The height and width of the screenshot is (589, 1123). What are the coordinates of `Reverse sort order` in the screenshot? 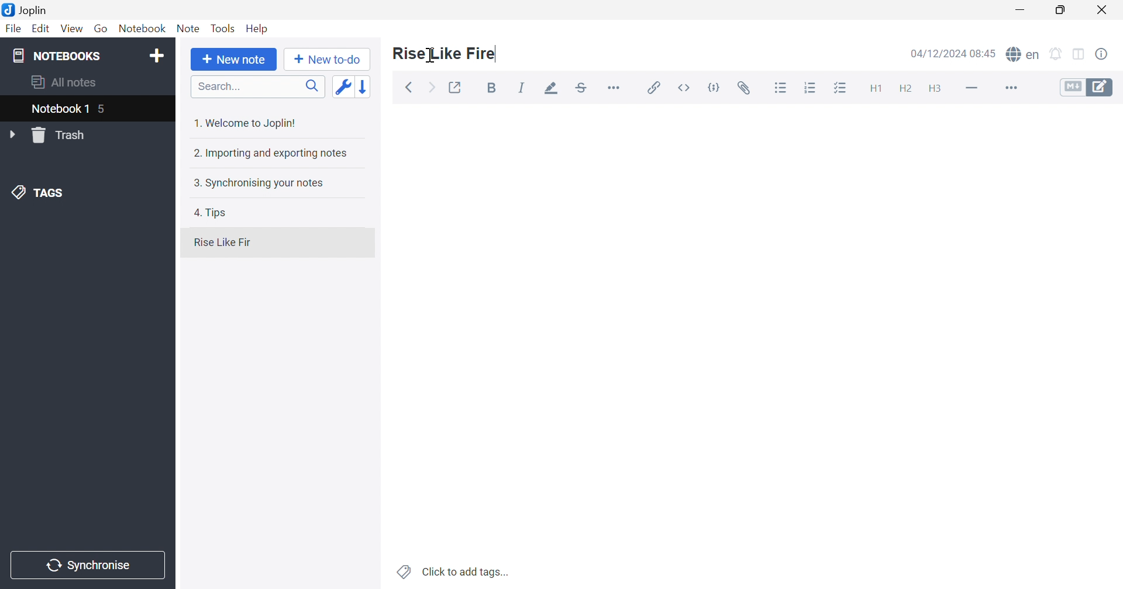 It's located at (364, 86).